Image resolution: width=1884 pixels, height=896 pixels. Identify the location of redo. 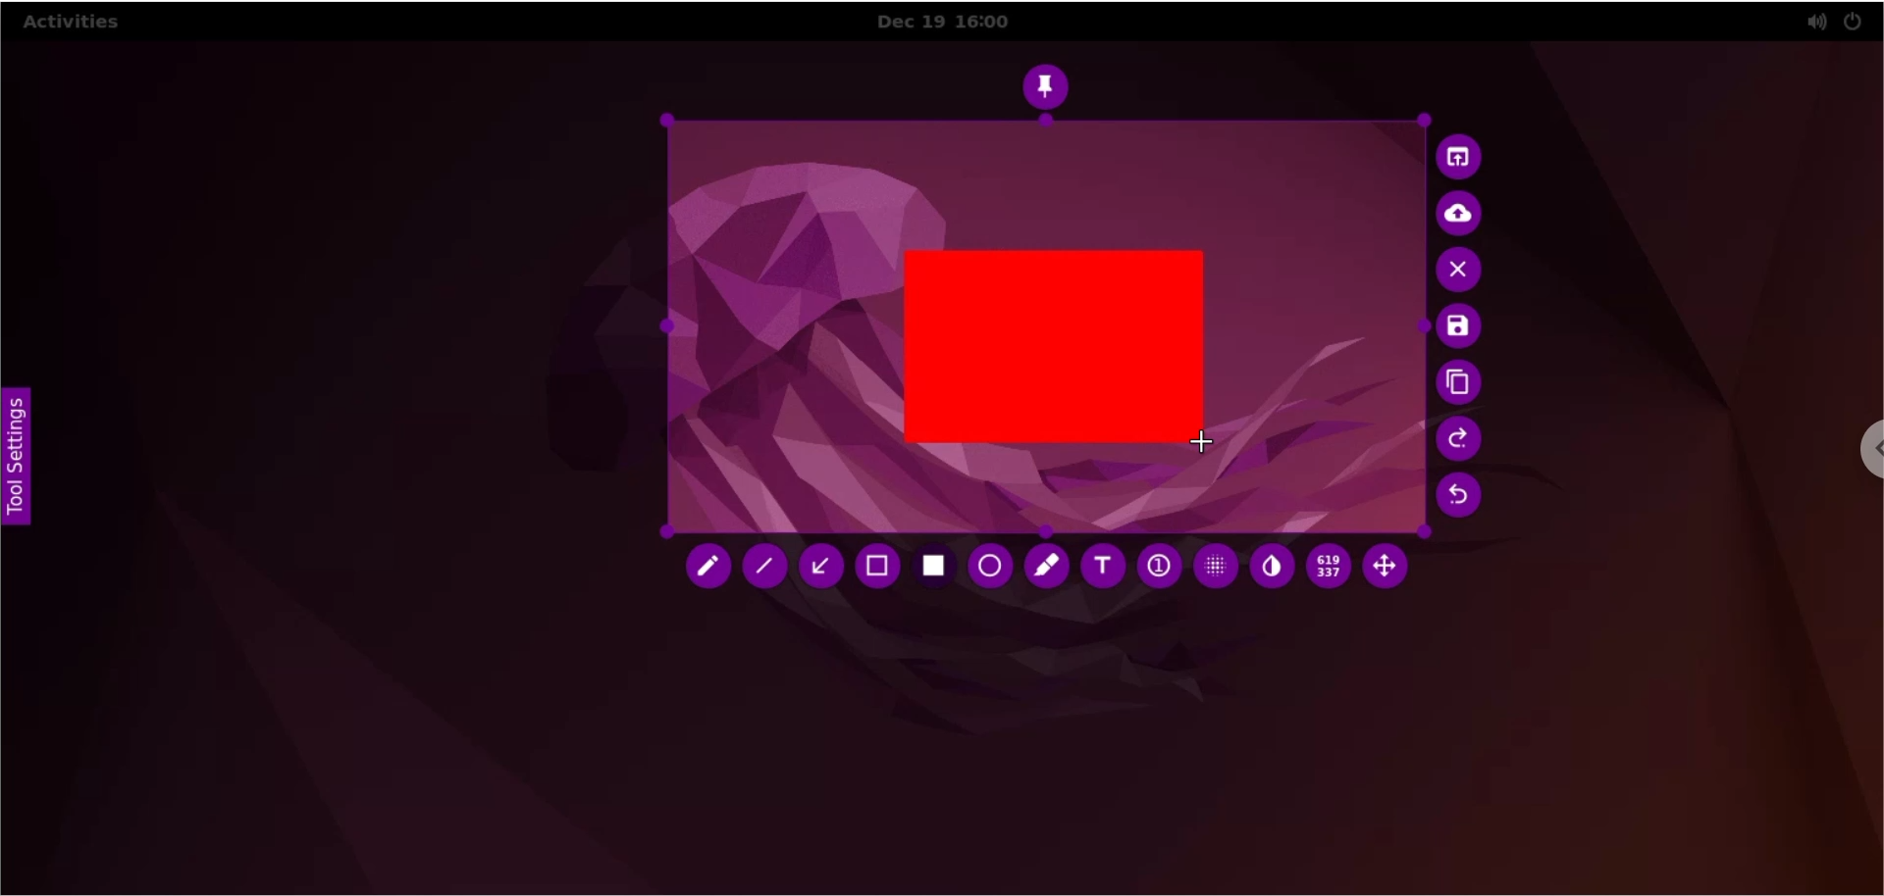
(1459, 440).